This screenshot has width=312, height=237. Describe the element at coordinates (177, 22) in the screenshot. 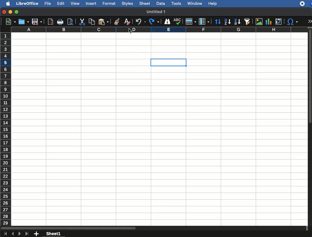

I see `spell check` at that location.